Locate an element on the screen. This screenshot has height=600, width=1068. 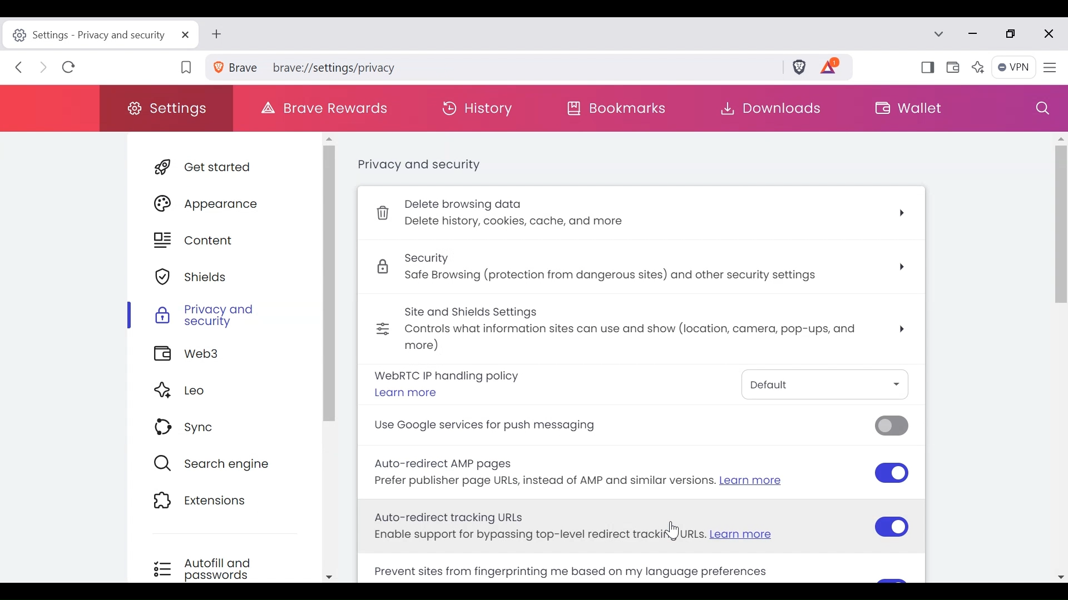
site and shields settings controls what information sites can use and show is located at coordinates (641, 330).